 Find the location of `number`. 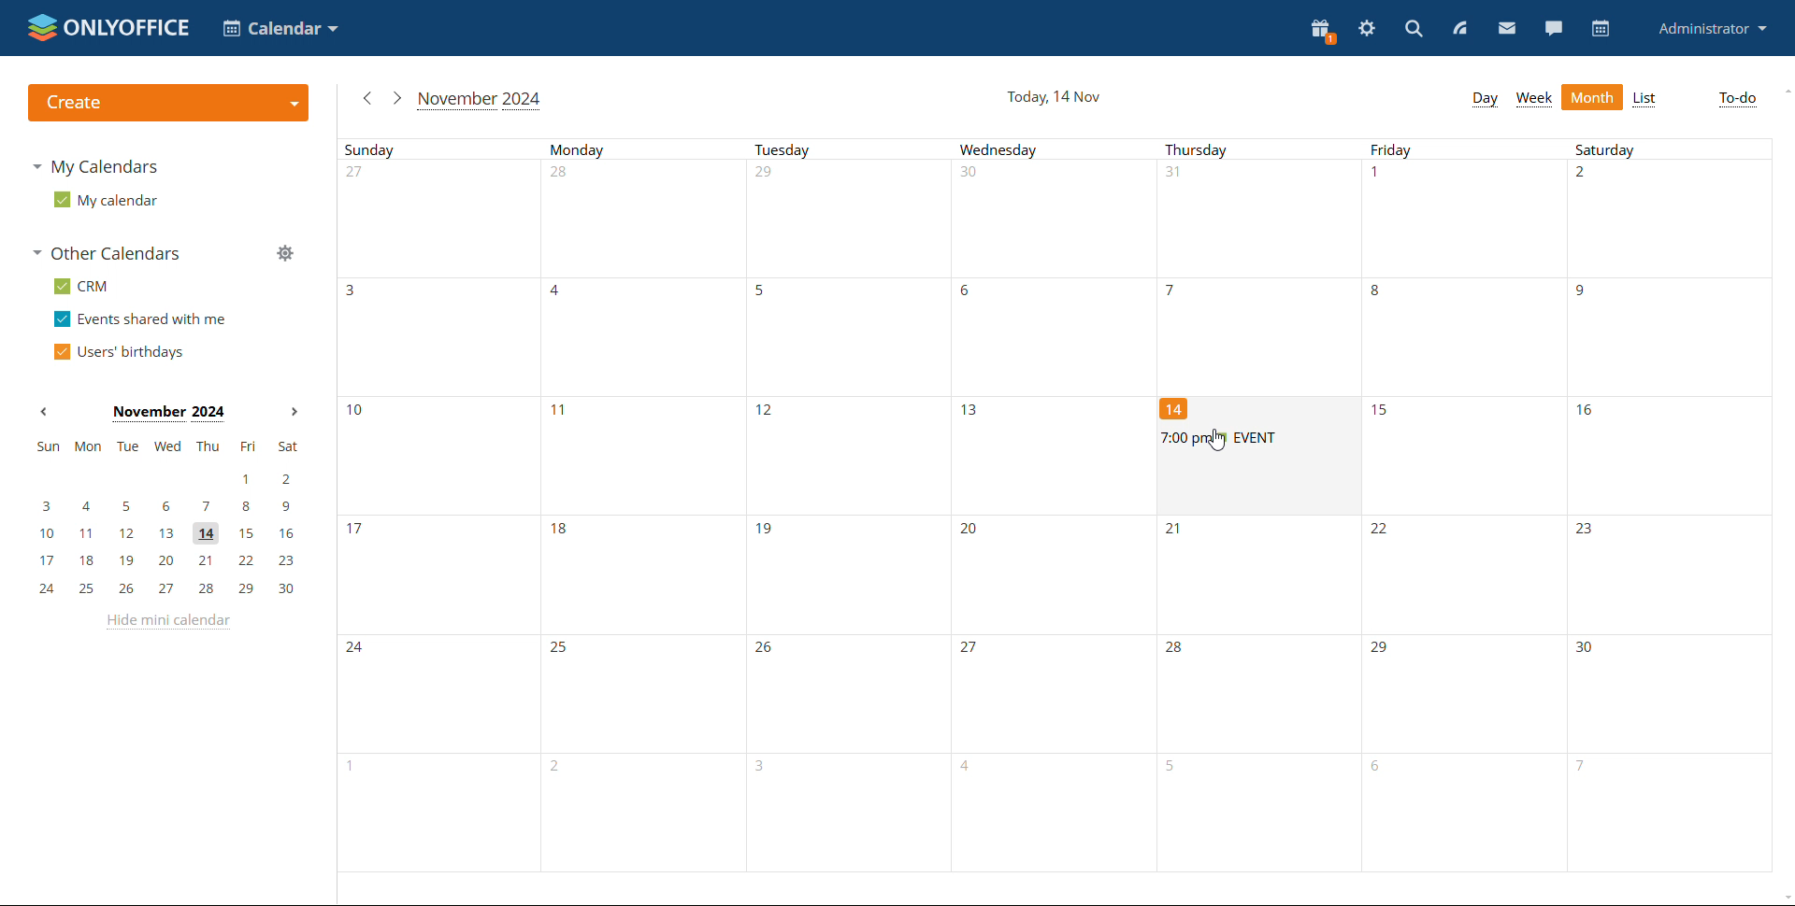

number is located at coordinates (1178, 531).